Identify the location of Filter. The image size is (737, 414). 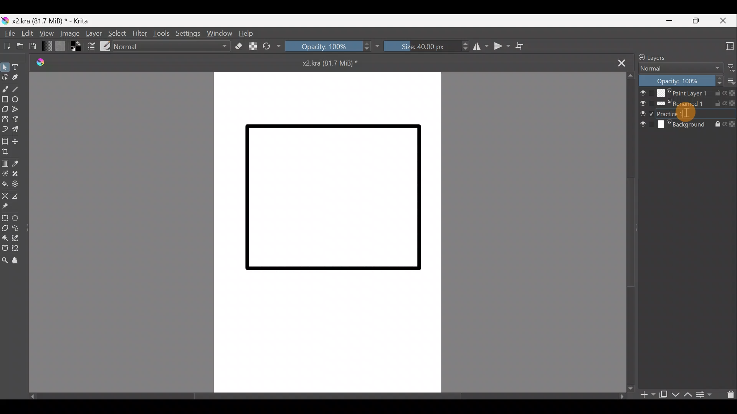
(731, 68).